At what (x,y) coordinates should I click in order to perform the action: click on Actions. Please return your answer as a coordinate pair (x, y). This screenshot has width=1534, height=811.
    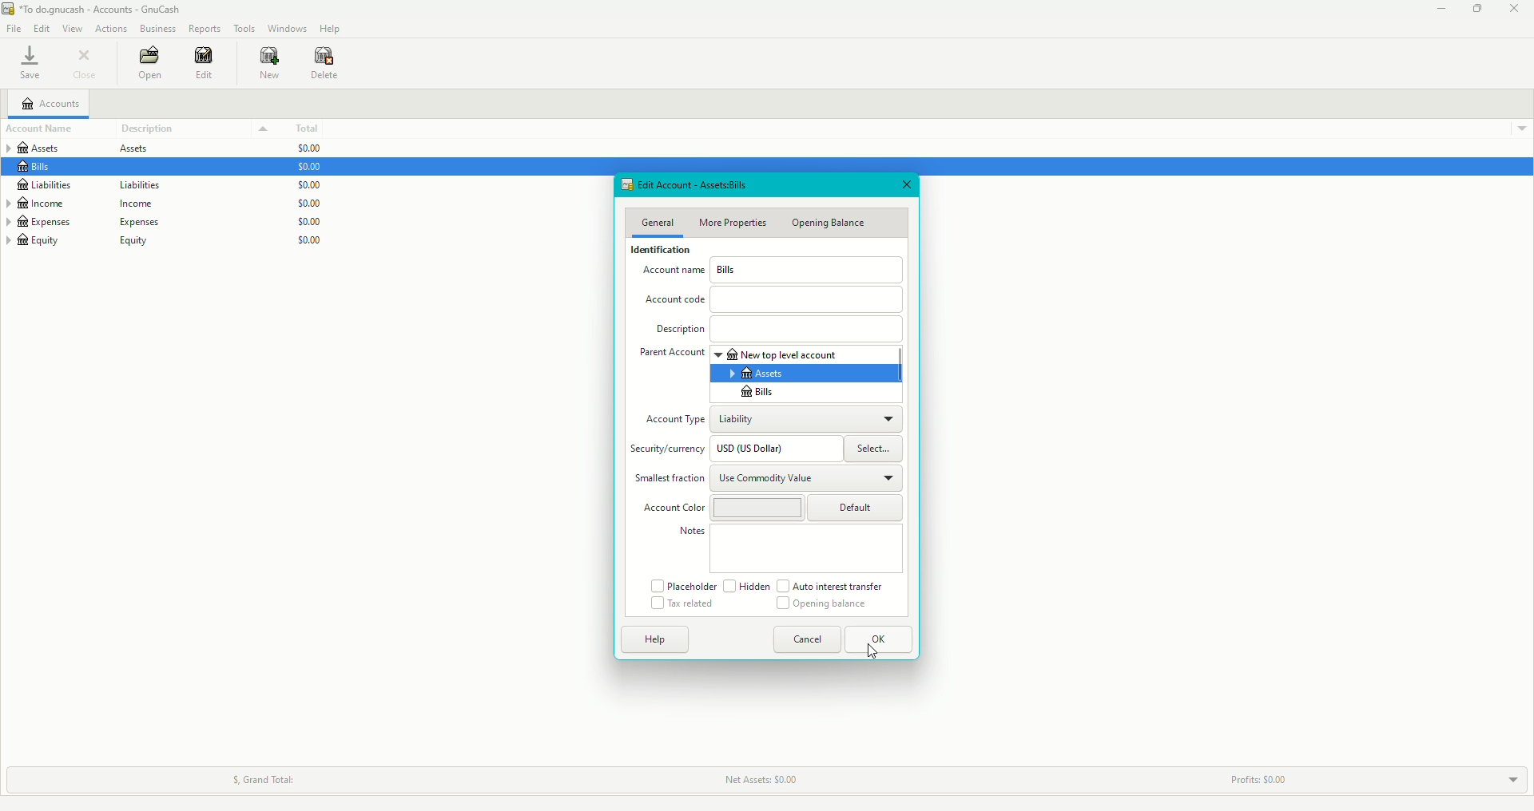
    Looking at the image, I should click on (109, 27).